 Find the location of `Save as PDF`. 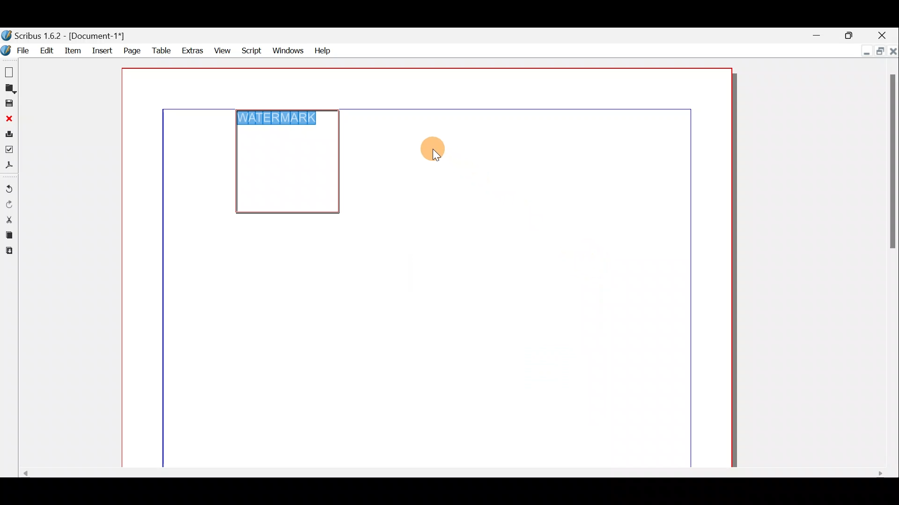

Save as PDF is located at coordinates (9, 166).